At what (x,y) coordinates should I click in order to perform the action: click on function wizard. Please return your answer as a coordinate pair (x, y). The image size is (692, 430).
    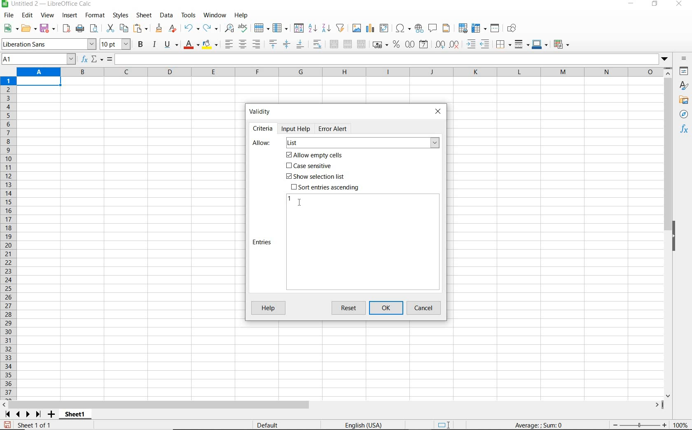
    Looking at the image, I should click on (83, 59).